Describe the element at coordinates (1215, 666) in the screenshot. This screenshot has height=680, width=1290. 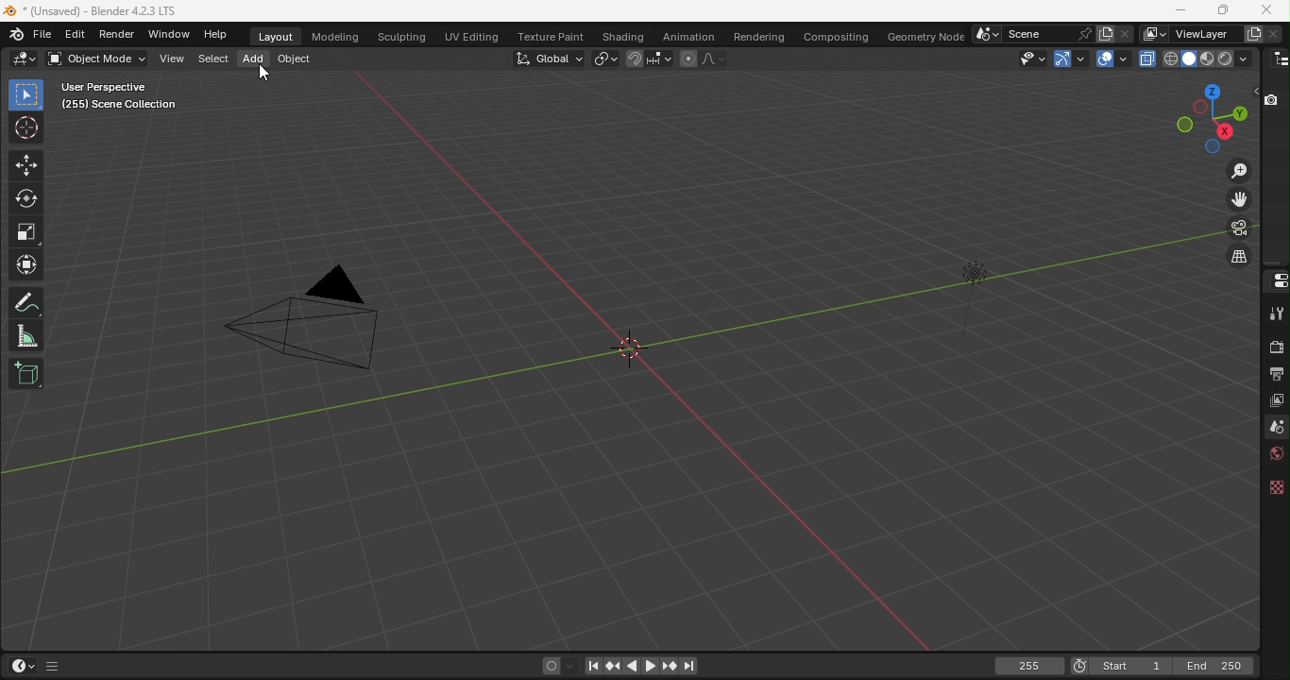
I see `Last frame of playback/rendering range` at that location.